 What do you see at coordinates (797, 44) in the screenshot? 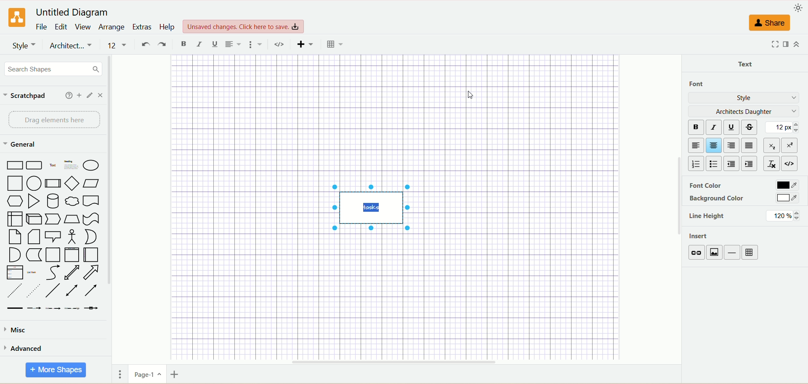
I see `collapse/expand` at bounding box center [797, 44].